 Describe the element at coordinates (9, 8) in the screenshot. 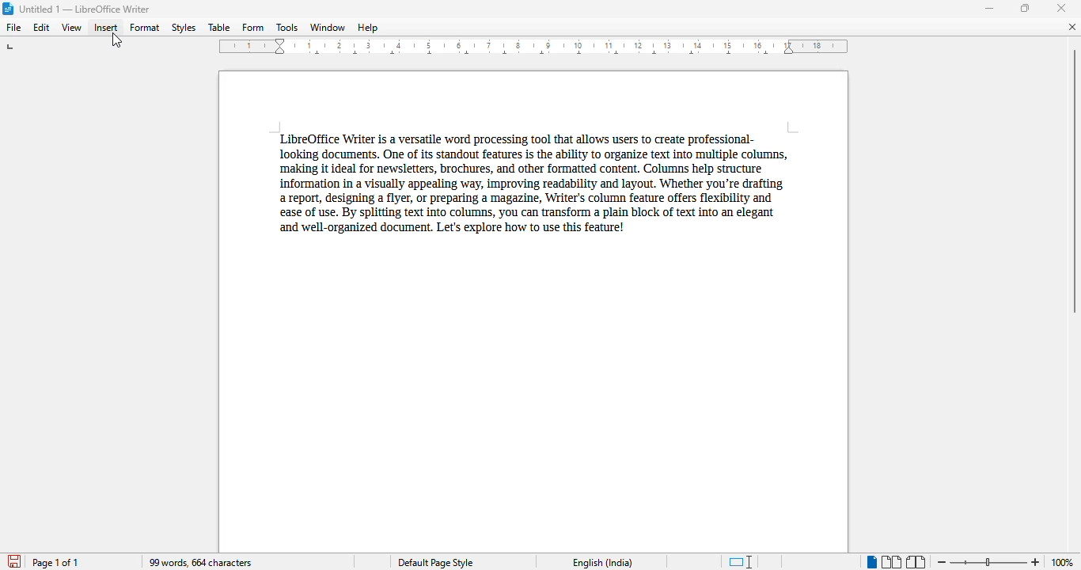

I see `LibreOffice logo` at that location.